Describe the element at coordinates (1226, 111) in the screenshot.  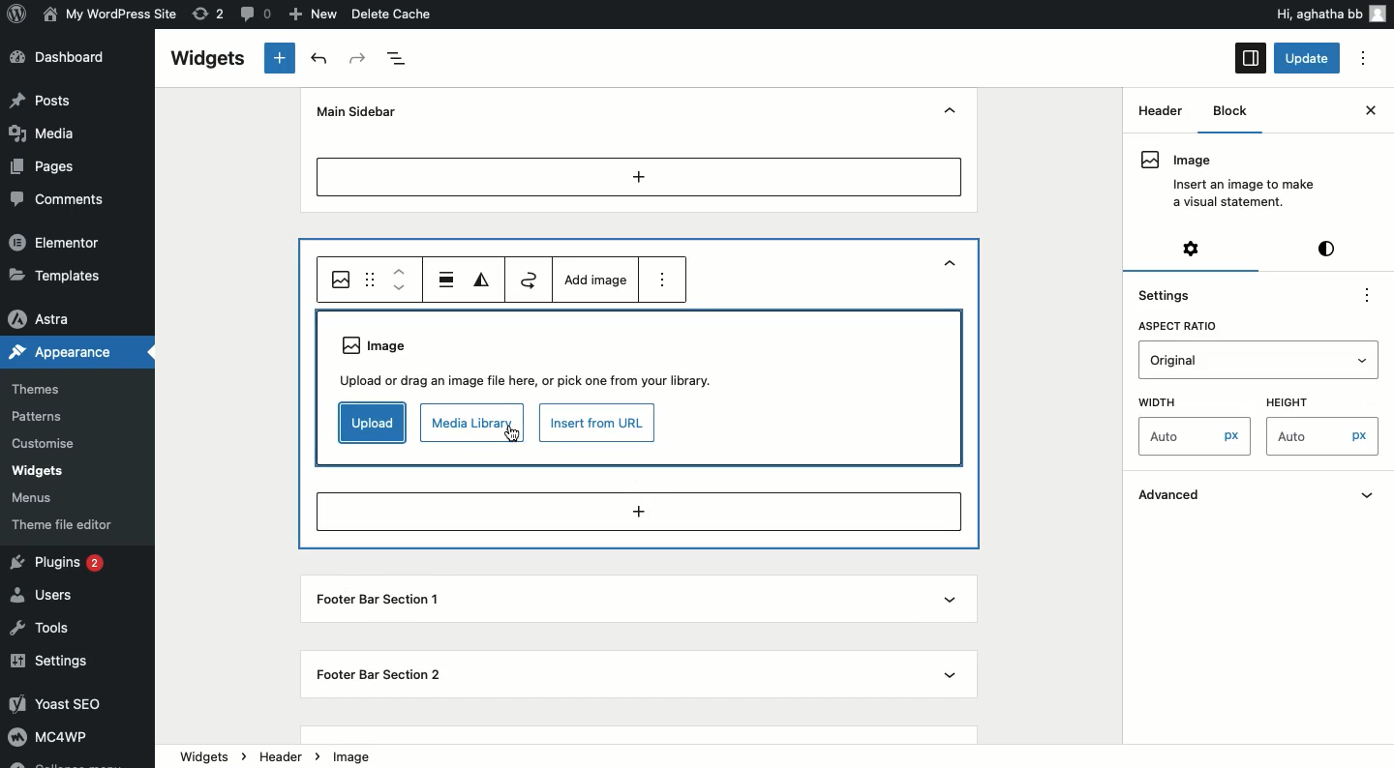
I see `Block` at that location.